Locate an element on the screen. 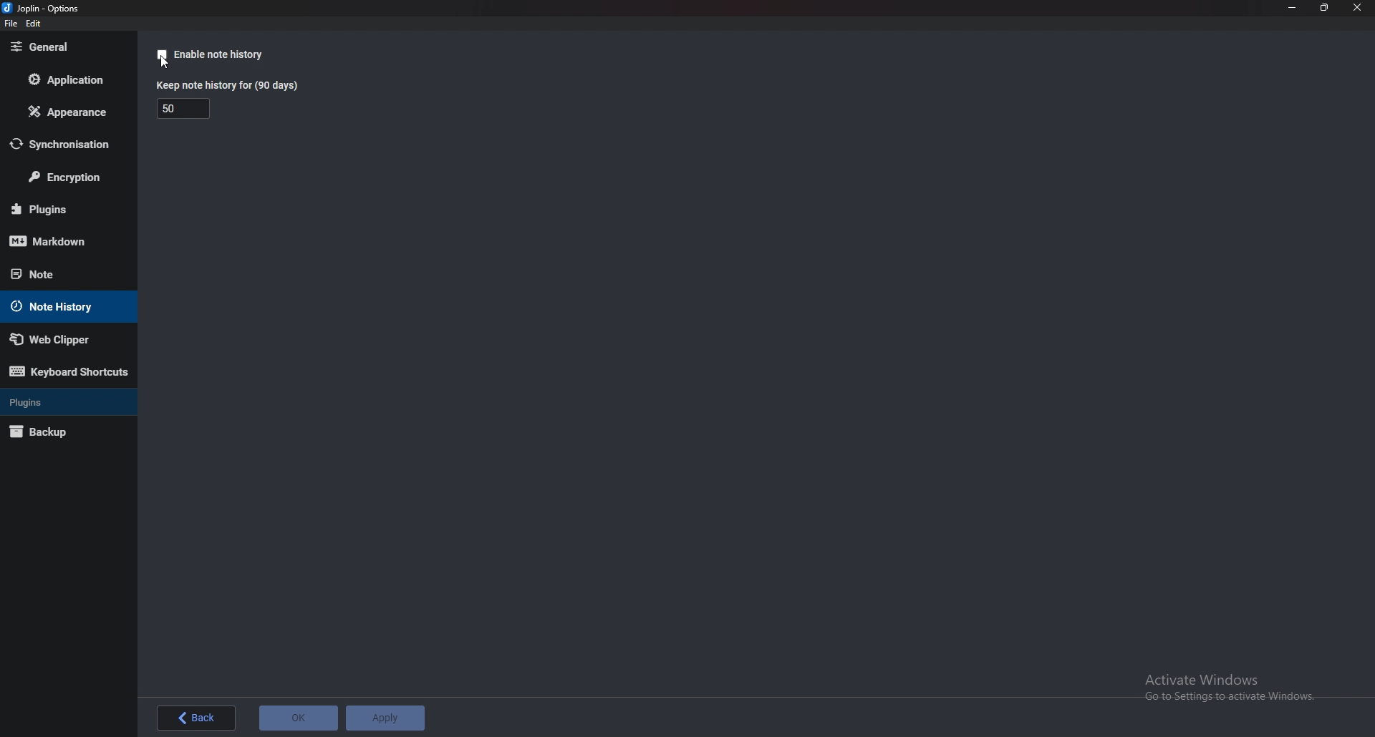 The height and width of the screenshot is (737, 1375). Minimize is located at coordinates (1291, 9).